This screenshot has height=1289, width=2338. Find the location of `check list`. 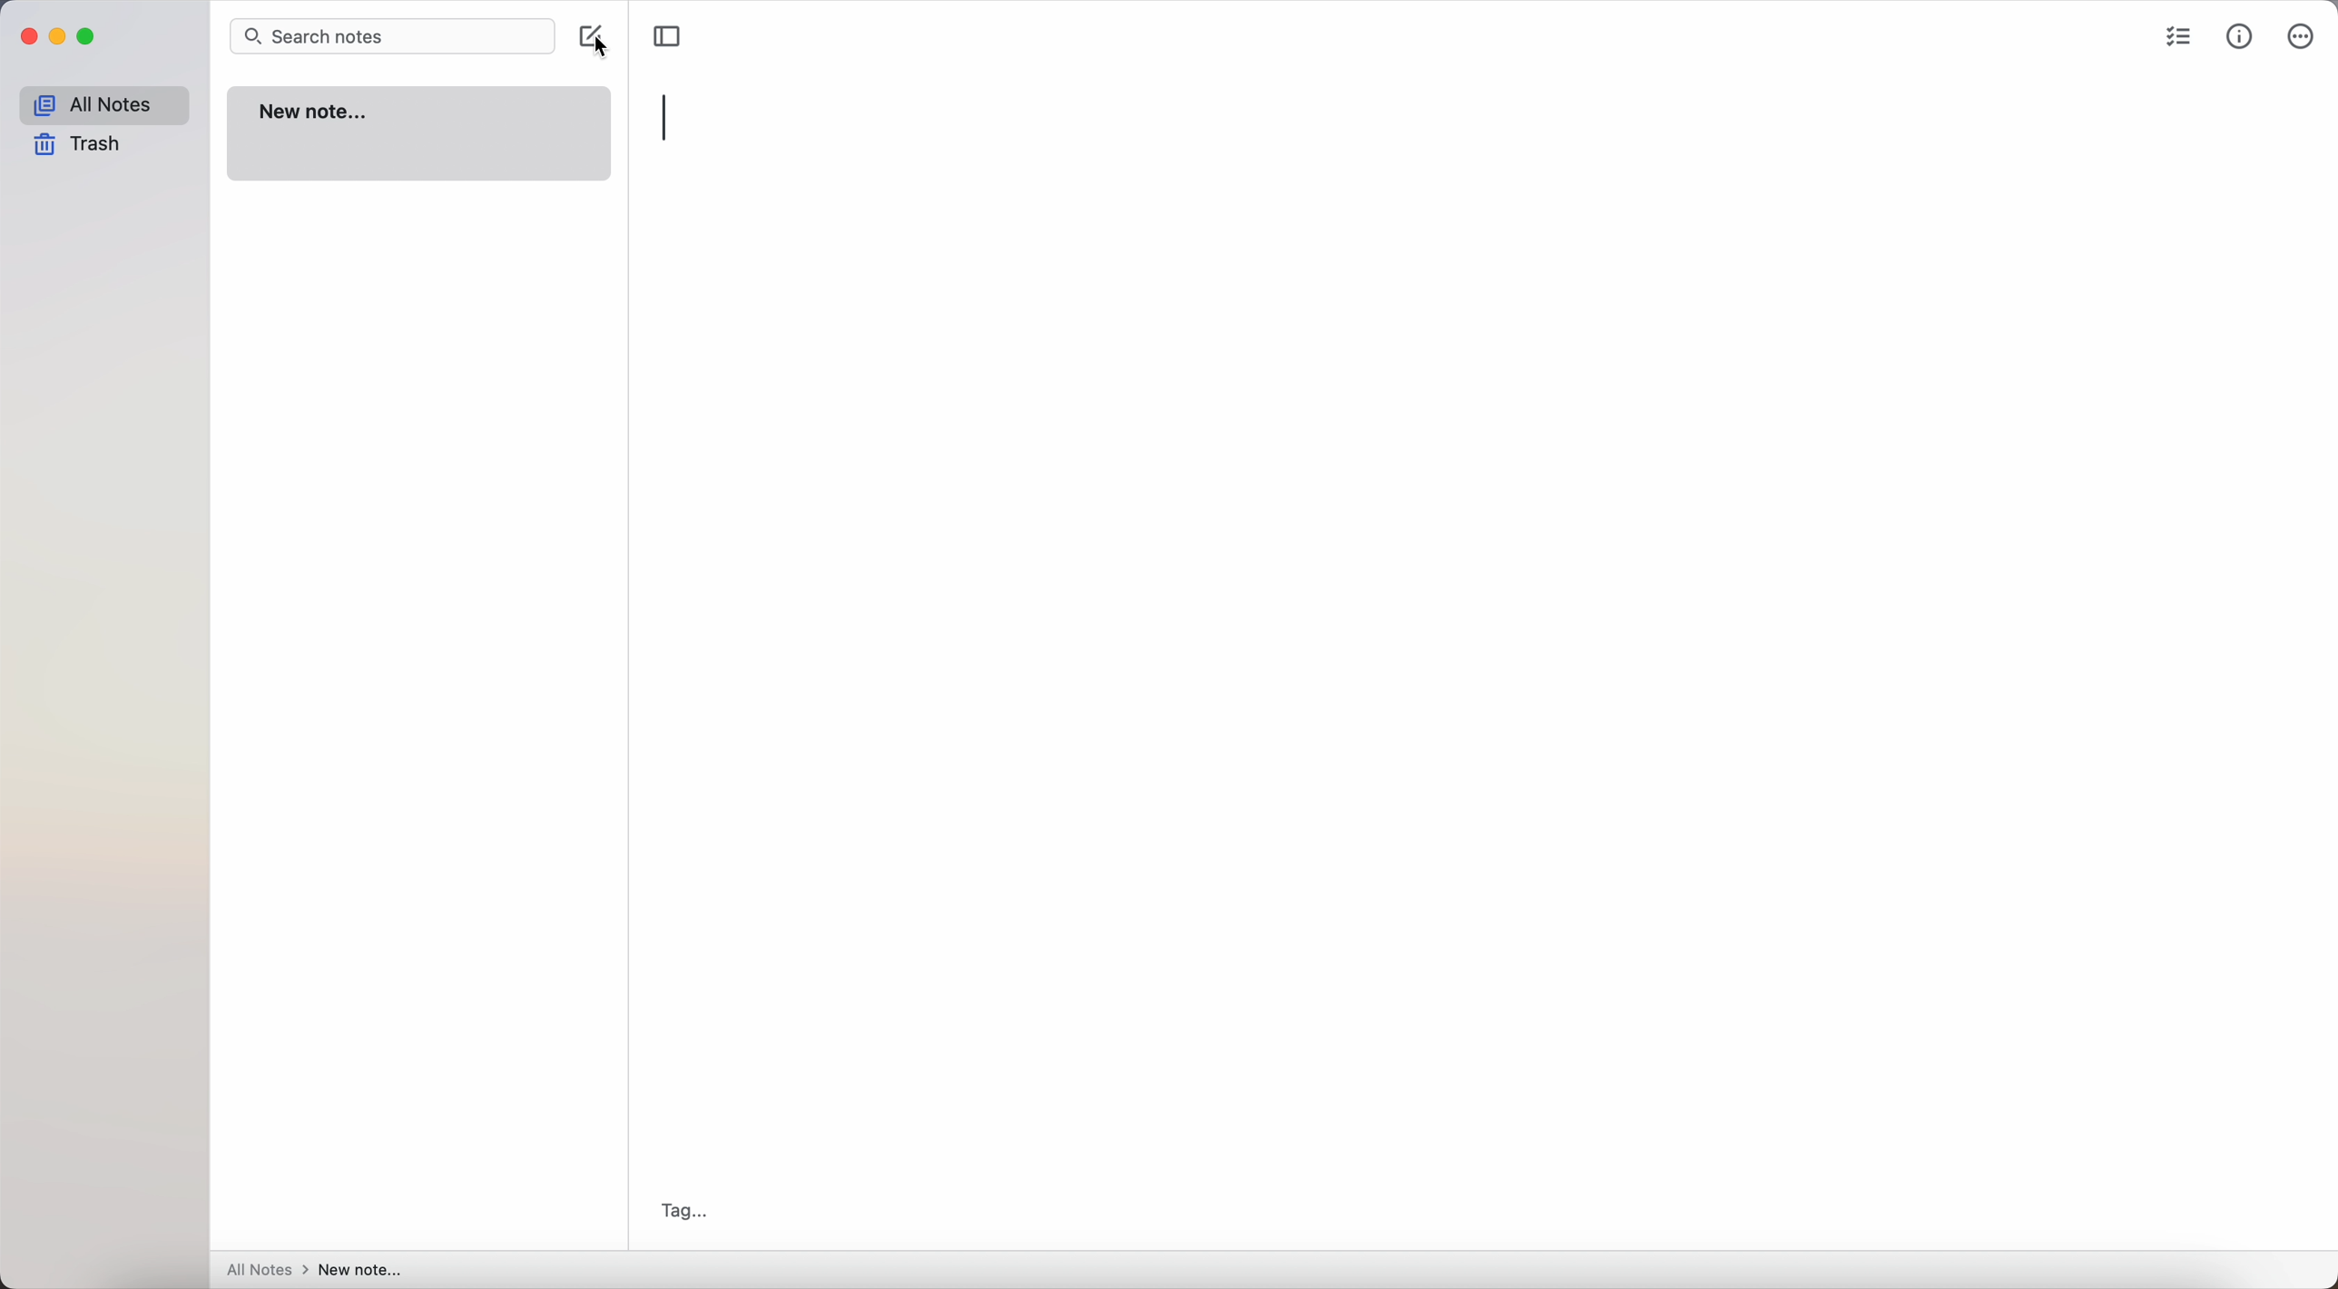

check list is located at coordinates (2175, 34).